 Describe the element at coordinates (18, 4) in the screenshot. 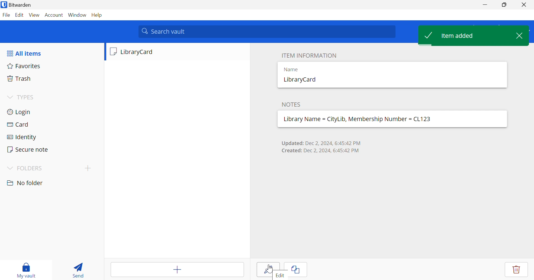

I see `Bitwarden` at that location.